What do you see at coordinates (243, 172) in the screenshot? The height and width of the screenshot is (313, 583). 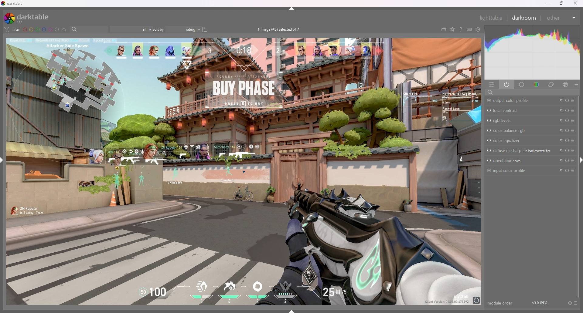 I see `photo` at bounding box center [243, 172].